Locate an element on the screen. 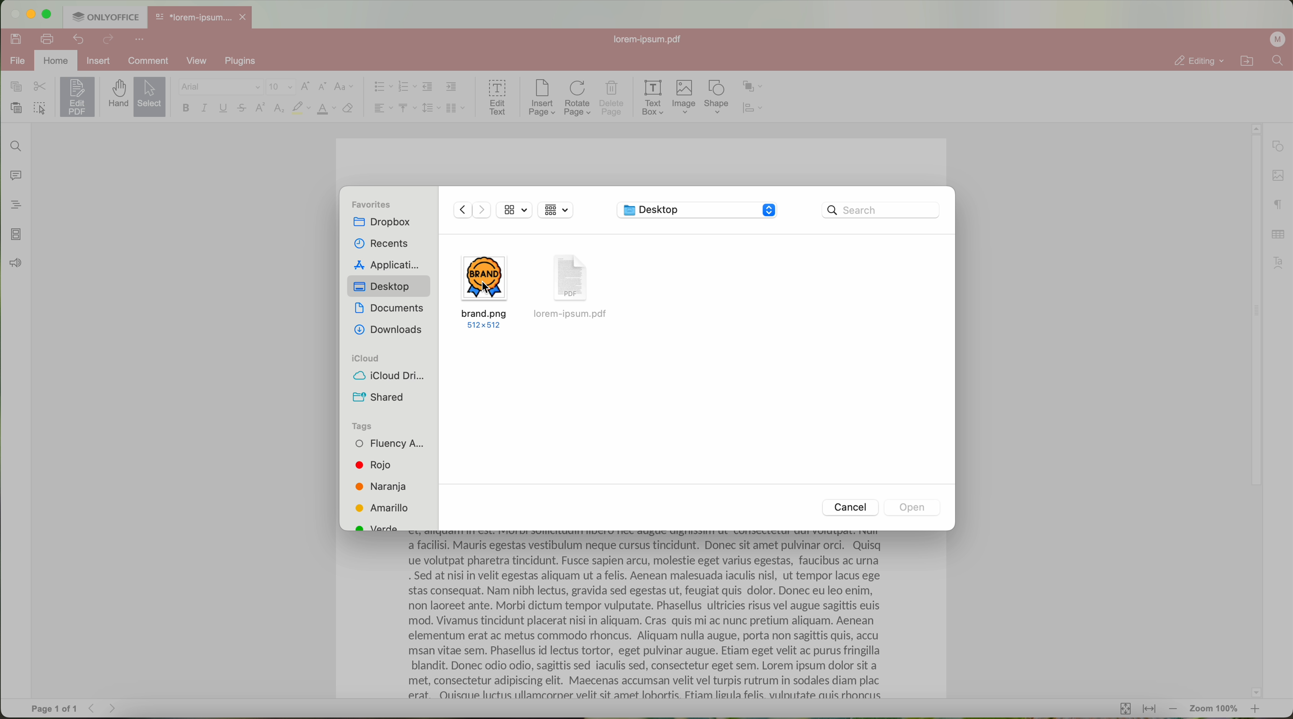 The width and height of the screenshot is (1293, 719). color type is located at coordinates (327, 109).